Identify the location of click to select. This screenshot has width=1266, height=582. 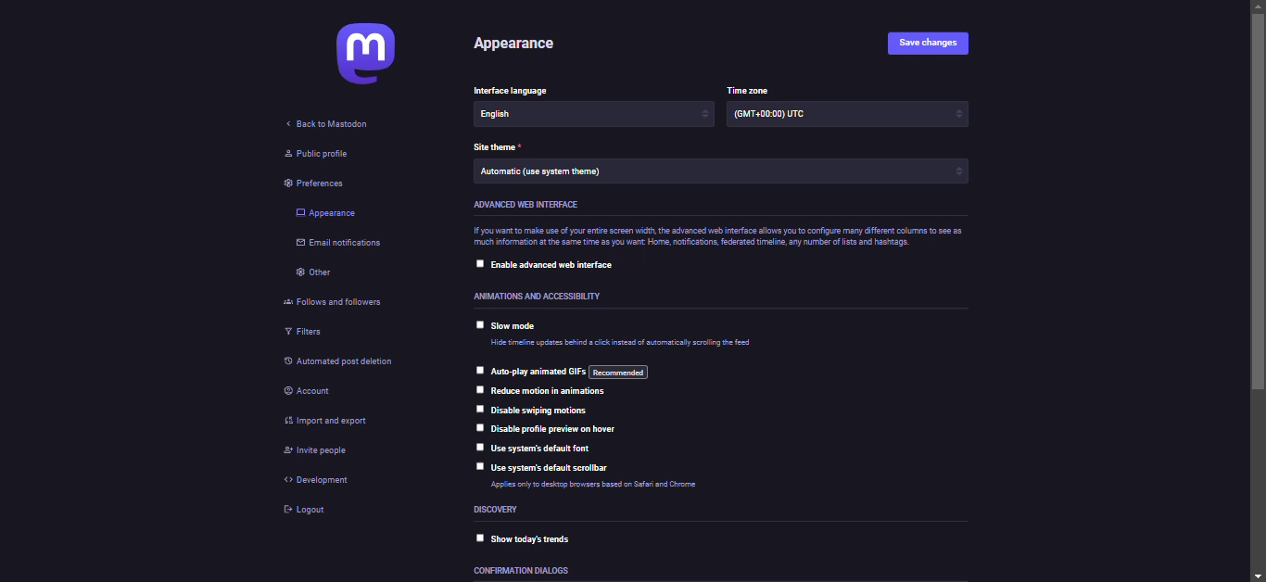
(480, 388).